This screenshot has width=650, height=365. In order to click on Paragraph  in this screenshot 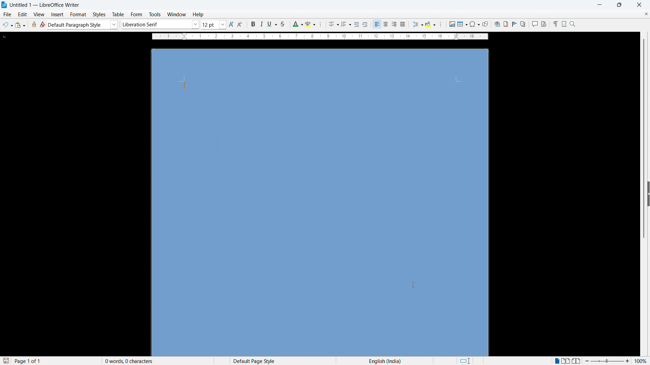, I will do `click(440, 24)`.